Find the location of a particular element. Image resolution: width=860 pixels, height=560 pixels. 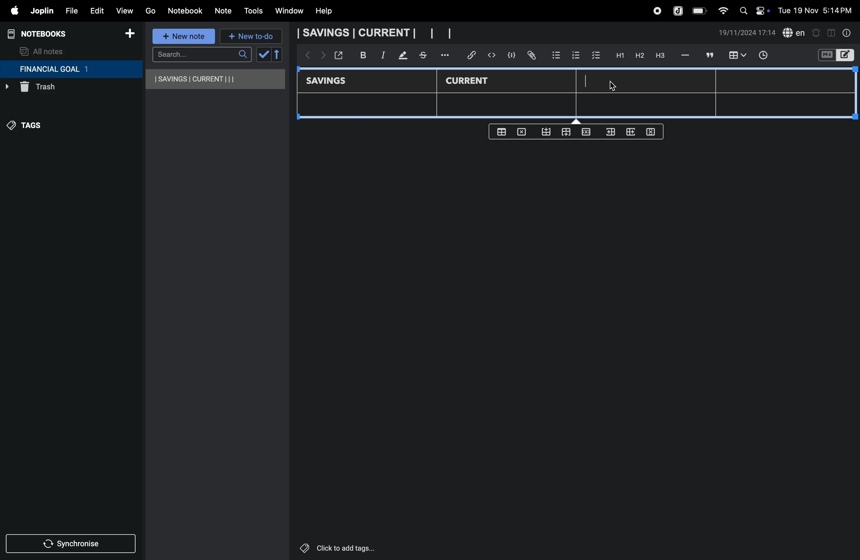

synchronize is located at coordinates (72, 542).